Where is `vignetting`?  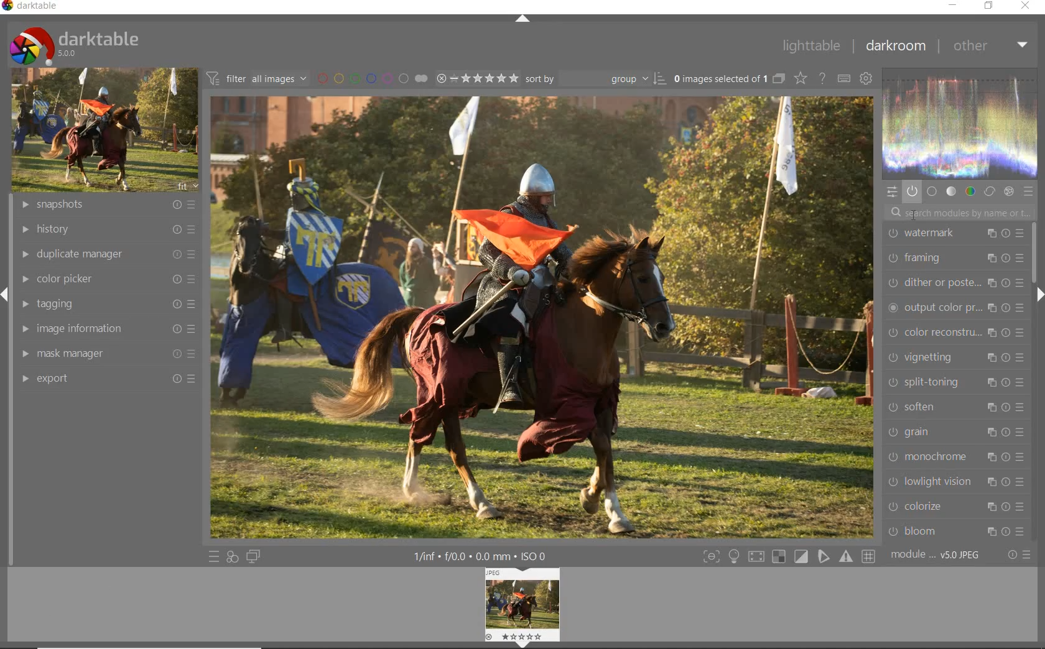
vignetting is located at coordinates (955, 356).